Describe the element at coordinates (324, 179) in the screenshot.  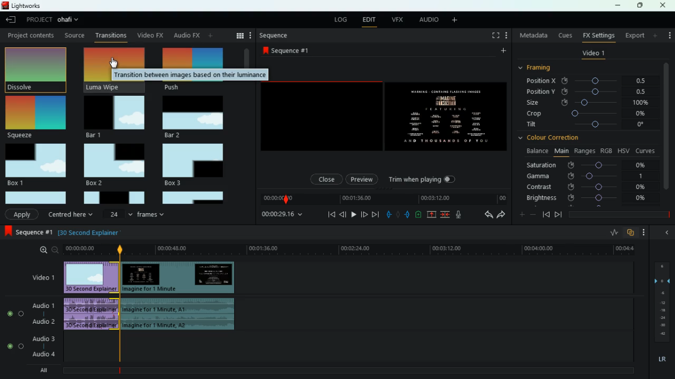
I see `close` at that location.